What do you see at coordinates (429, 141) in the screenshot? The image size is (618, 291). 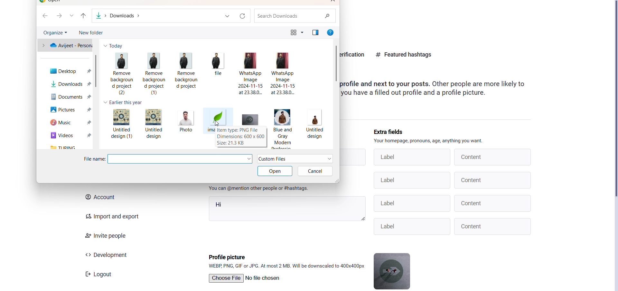 I see `instruction` at bounding box center [429, 141].